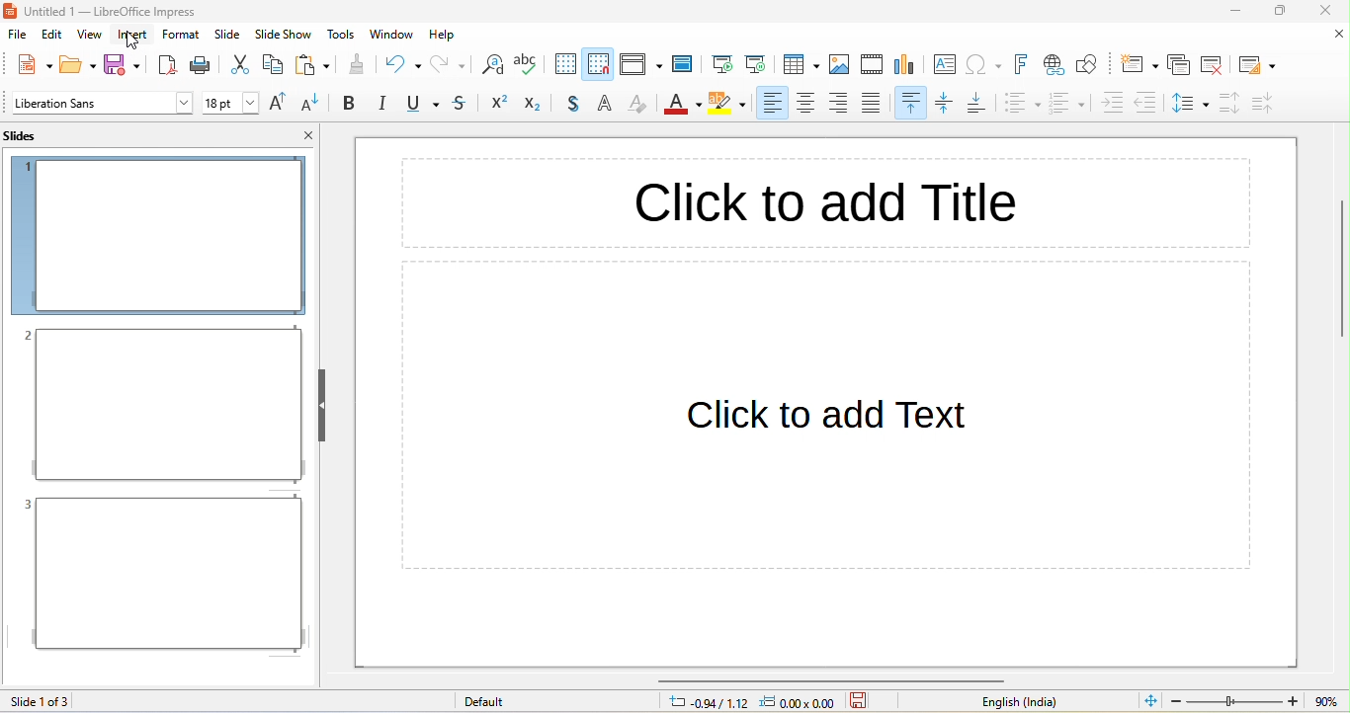 The height and width of the screenshot is (713, 1350). Describe the element at coordinates (166, 63) in the screenshot. I see `export directly as pdf` at that location.